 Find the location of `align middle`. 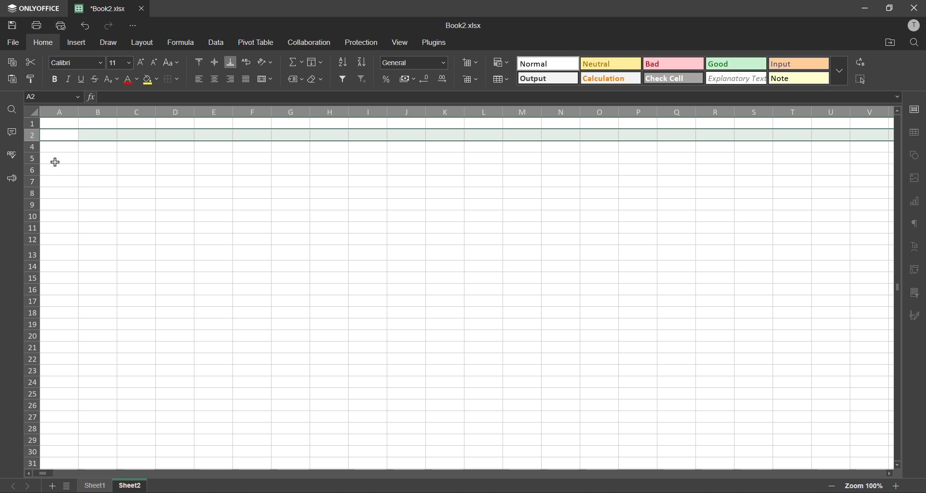

align middle is located at coordinates (215, 61).